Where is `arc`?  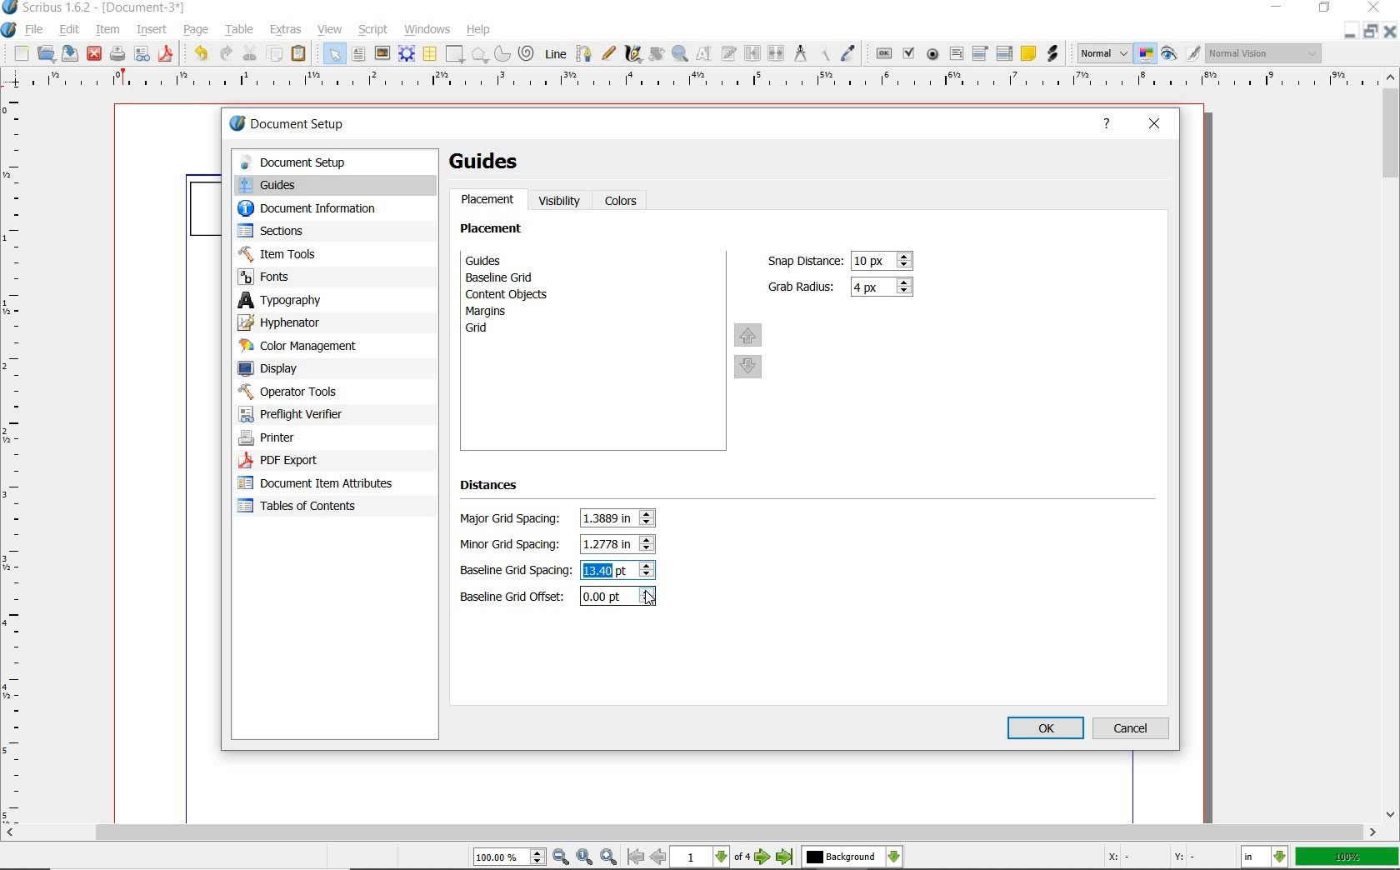
arc is located at coordinates (501, 55).